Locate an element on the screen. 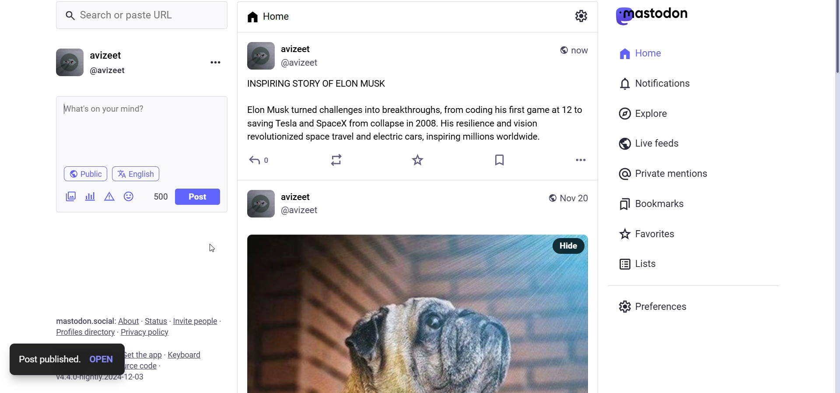  content warning is located at coordinates (109, 198).